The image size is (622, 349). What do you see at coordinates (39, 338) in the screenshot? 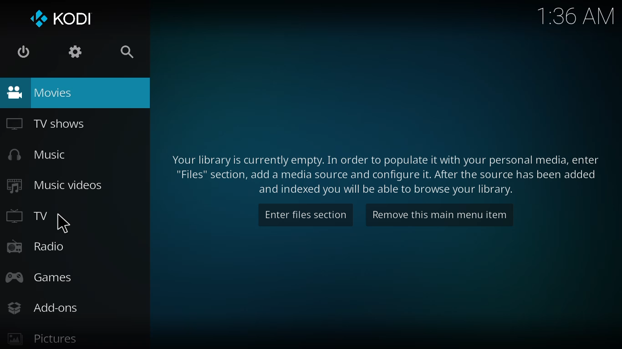
I see `pictures` at bounding box center [39, 338].